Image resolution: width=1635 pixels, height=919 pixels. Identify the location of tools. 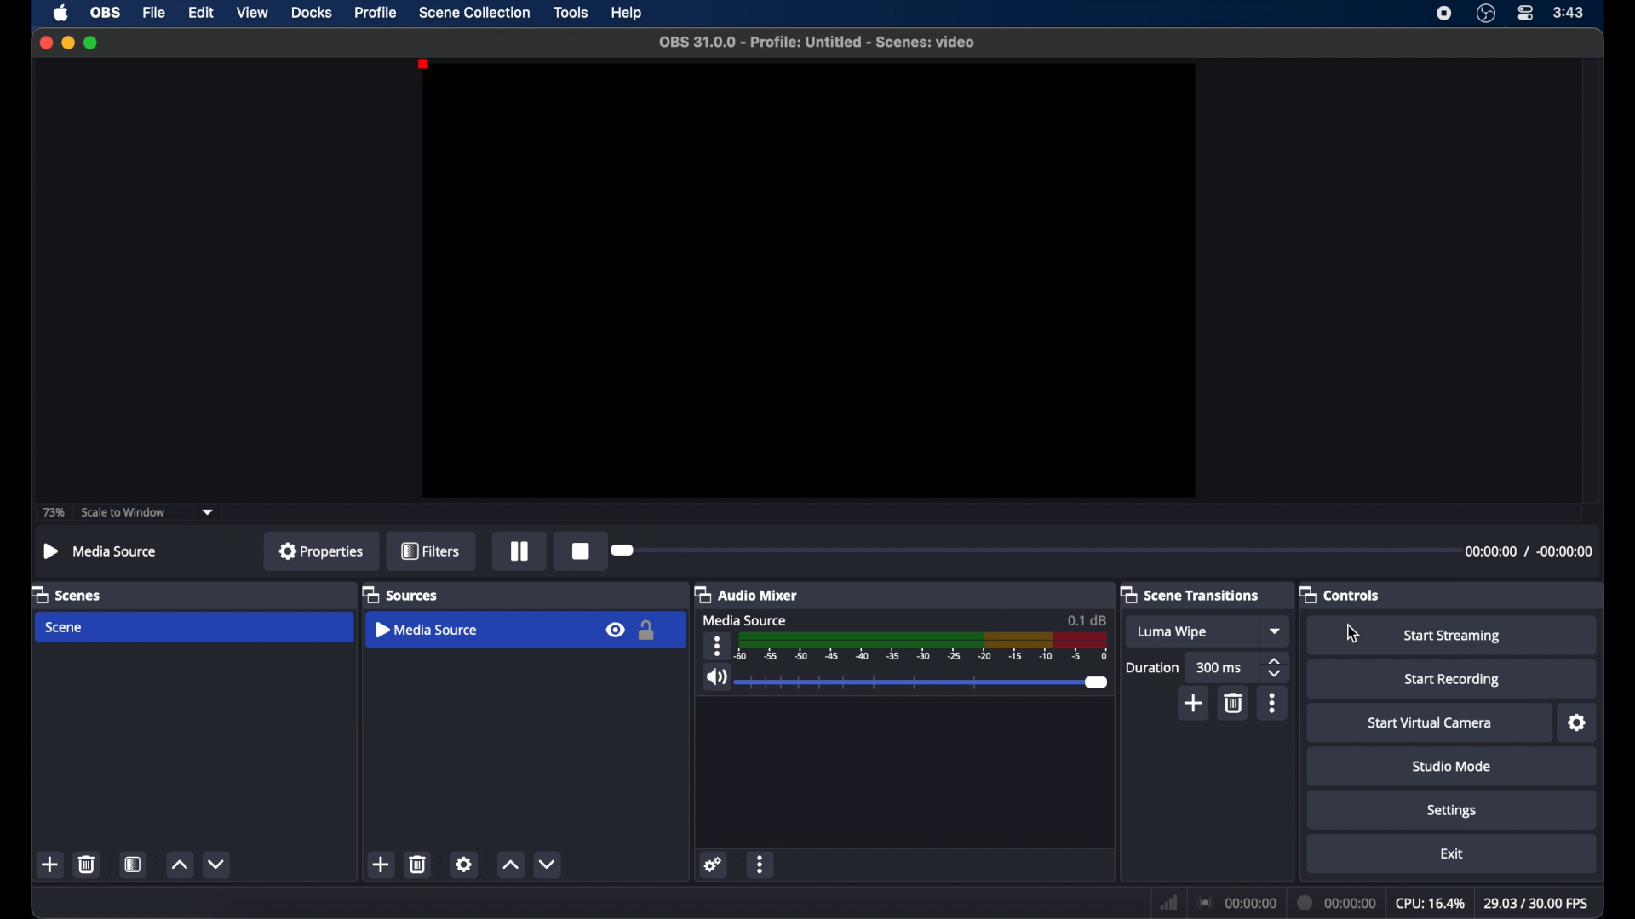
(572, 13).